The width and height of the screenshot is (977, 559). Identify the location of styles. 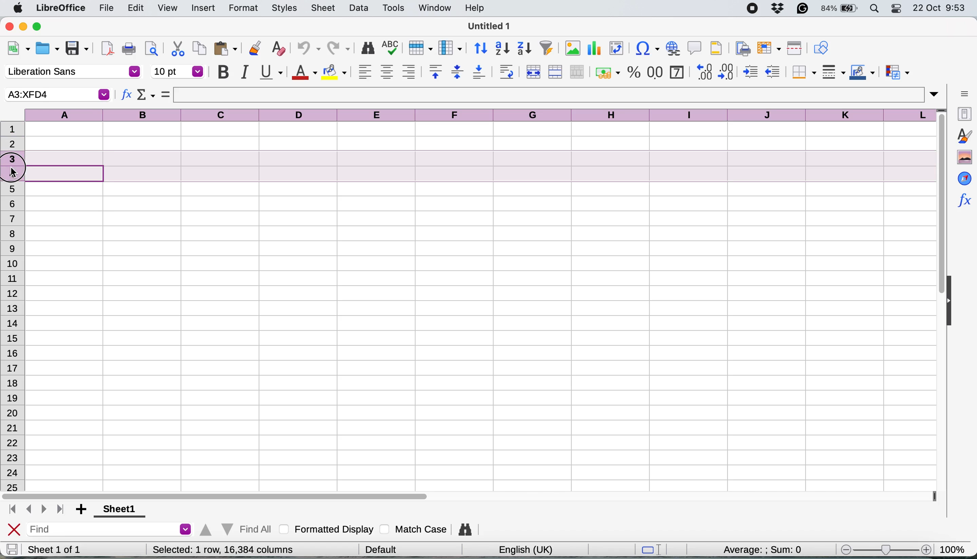
(285, 9).